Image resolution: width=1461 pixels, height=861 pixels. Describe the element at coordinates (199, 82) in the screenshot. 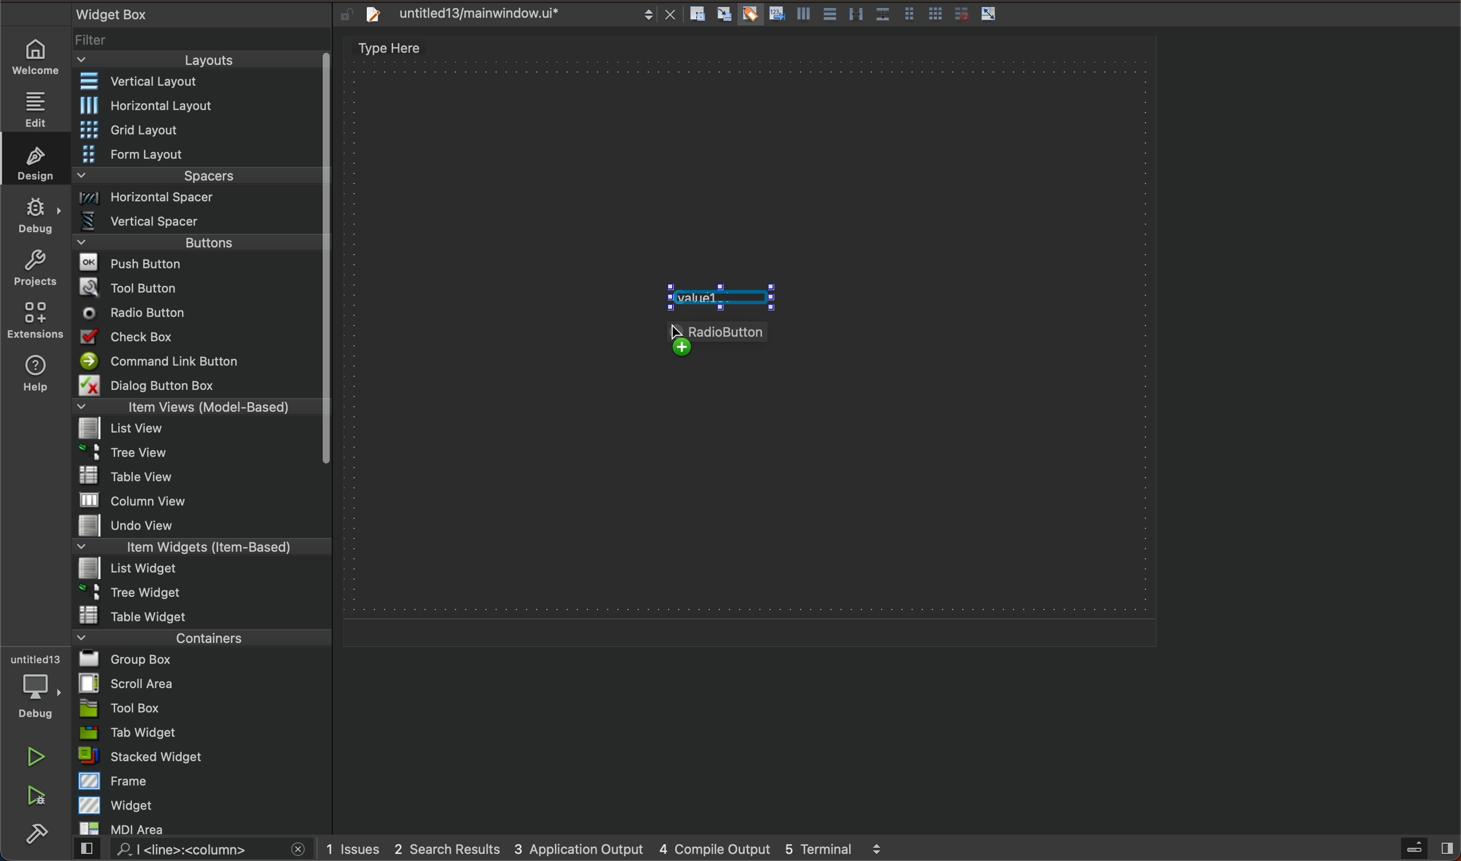

I see `Vertical layout ` at that location.